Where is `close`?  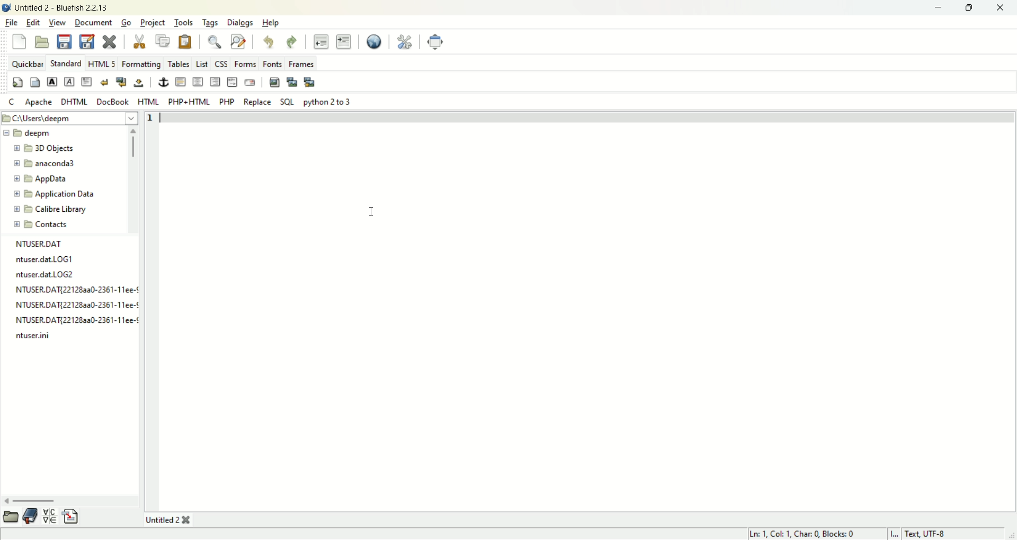 close is located at coordinates (1001, 9).